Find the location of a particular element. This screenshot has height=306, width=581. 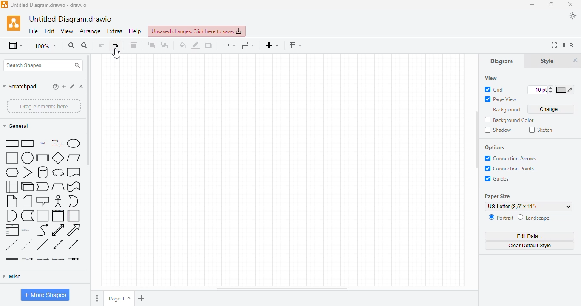

clear default style is located at coordinates (530, 246).